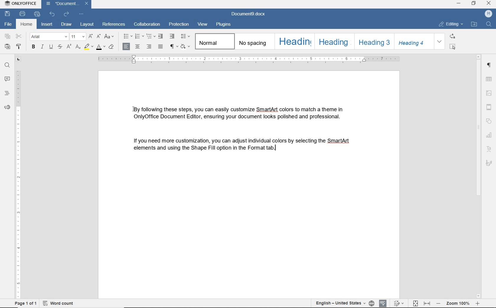  Describe the element at coordinates (474, 24) in the screenshot. I see `open file location` at that location.